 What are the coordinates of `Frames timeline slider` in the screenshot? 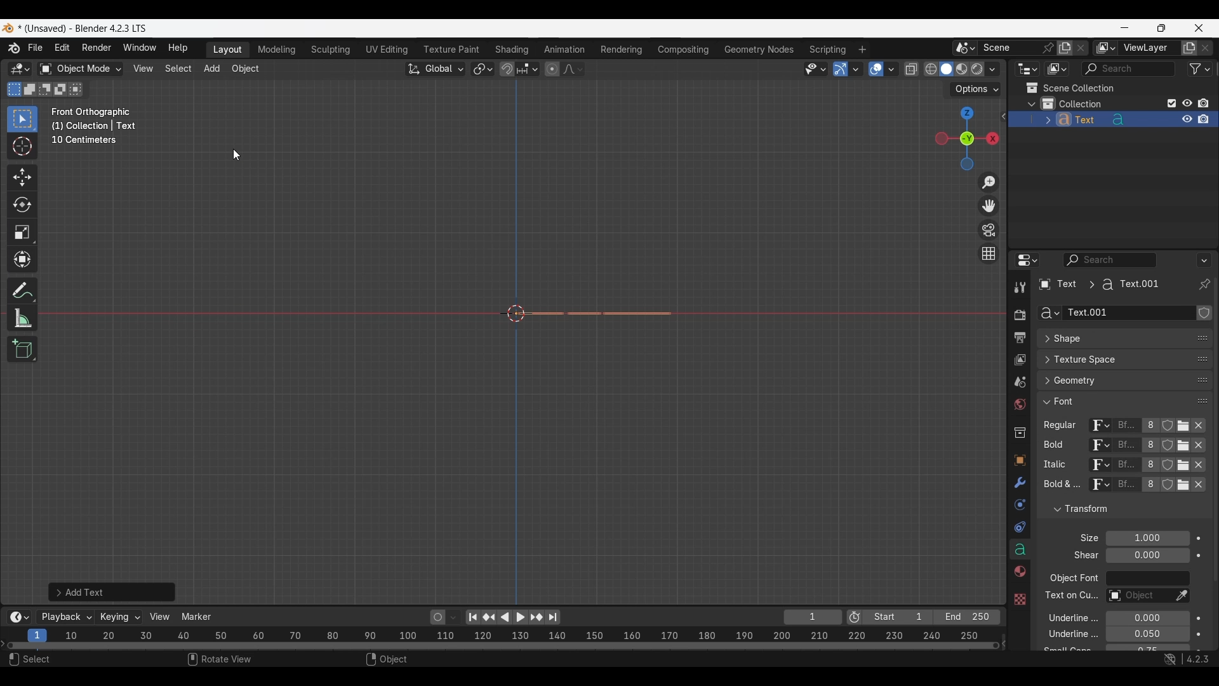 It's located at (502, 647).